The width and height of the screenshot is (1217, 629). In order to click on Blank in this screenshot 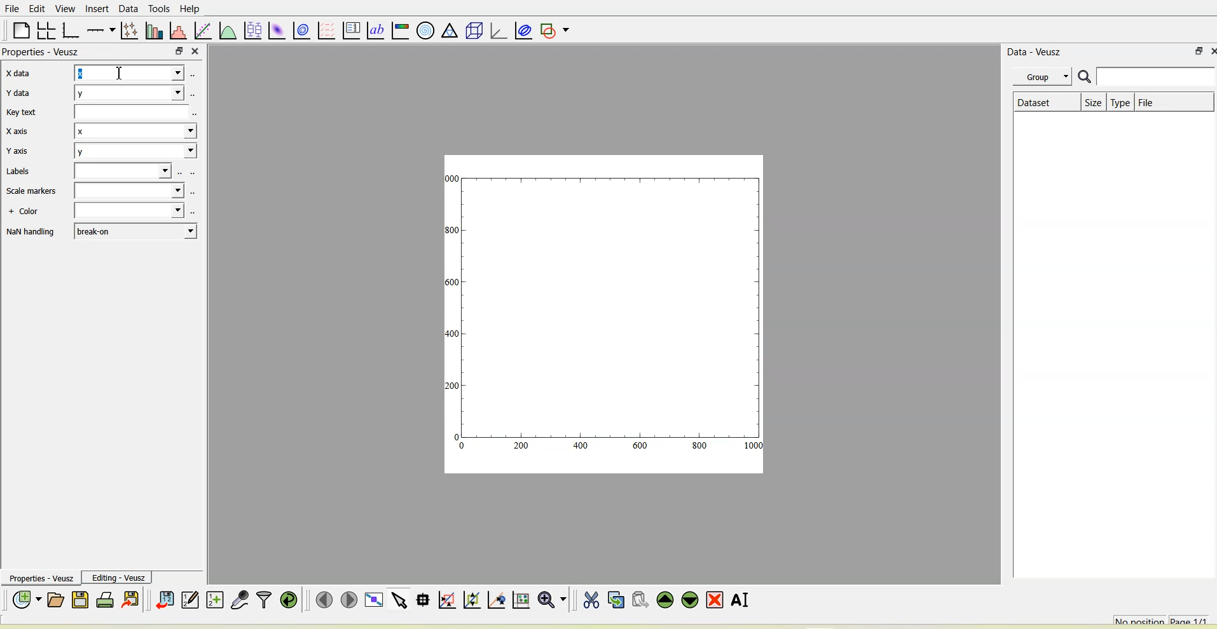, I will do `click(128, 210)`.